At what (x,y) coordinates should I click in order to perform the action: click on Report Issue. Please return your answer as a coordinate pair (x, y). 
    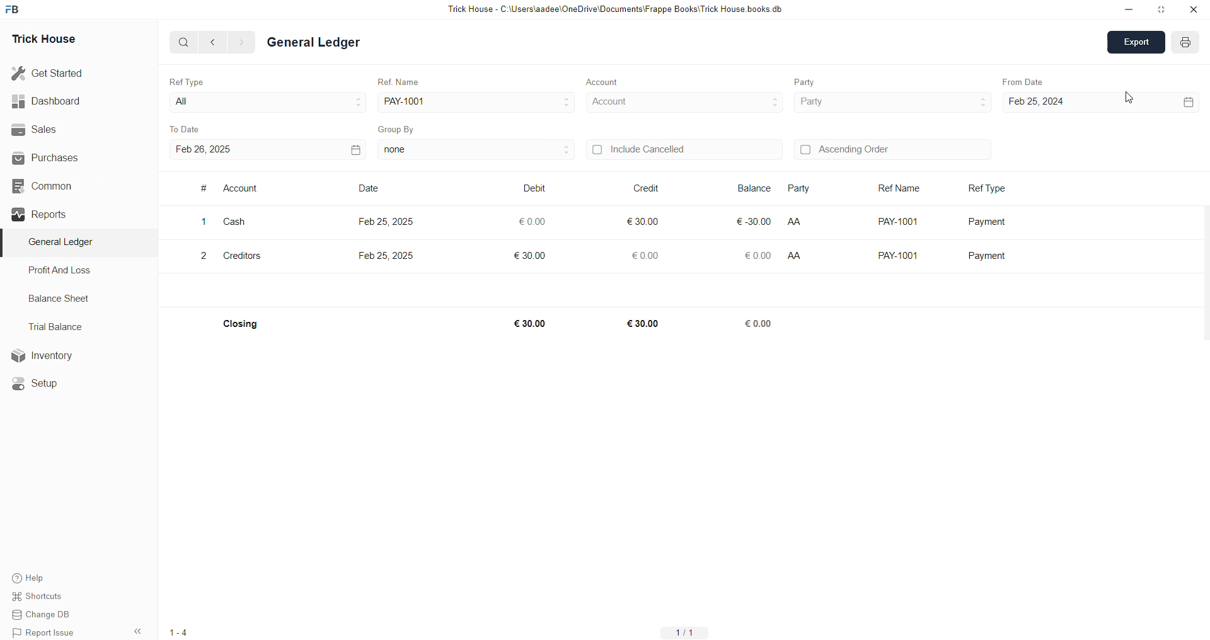
    Looking at the image, I should click on (47, 632).